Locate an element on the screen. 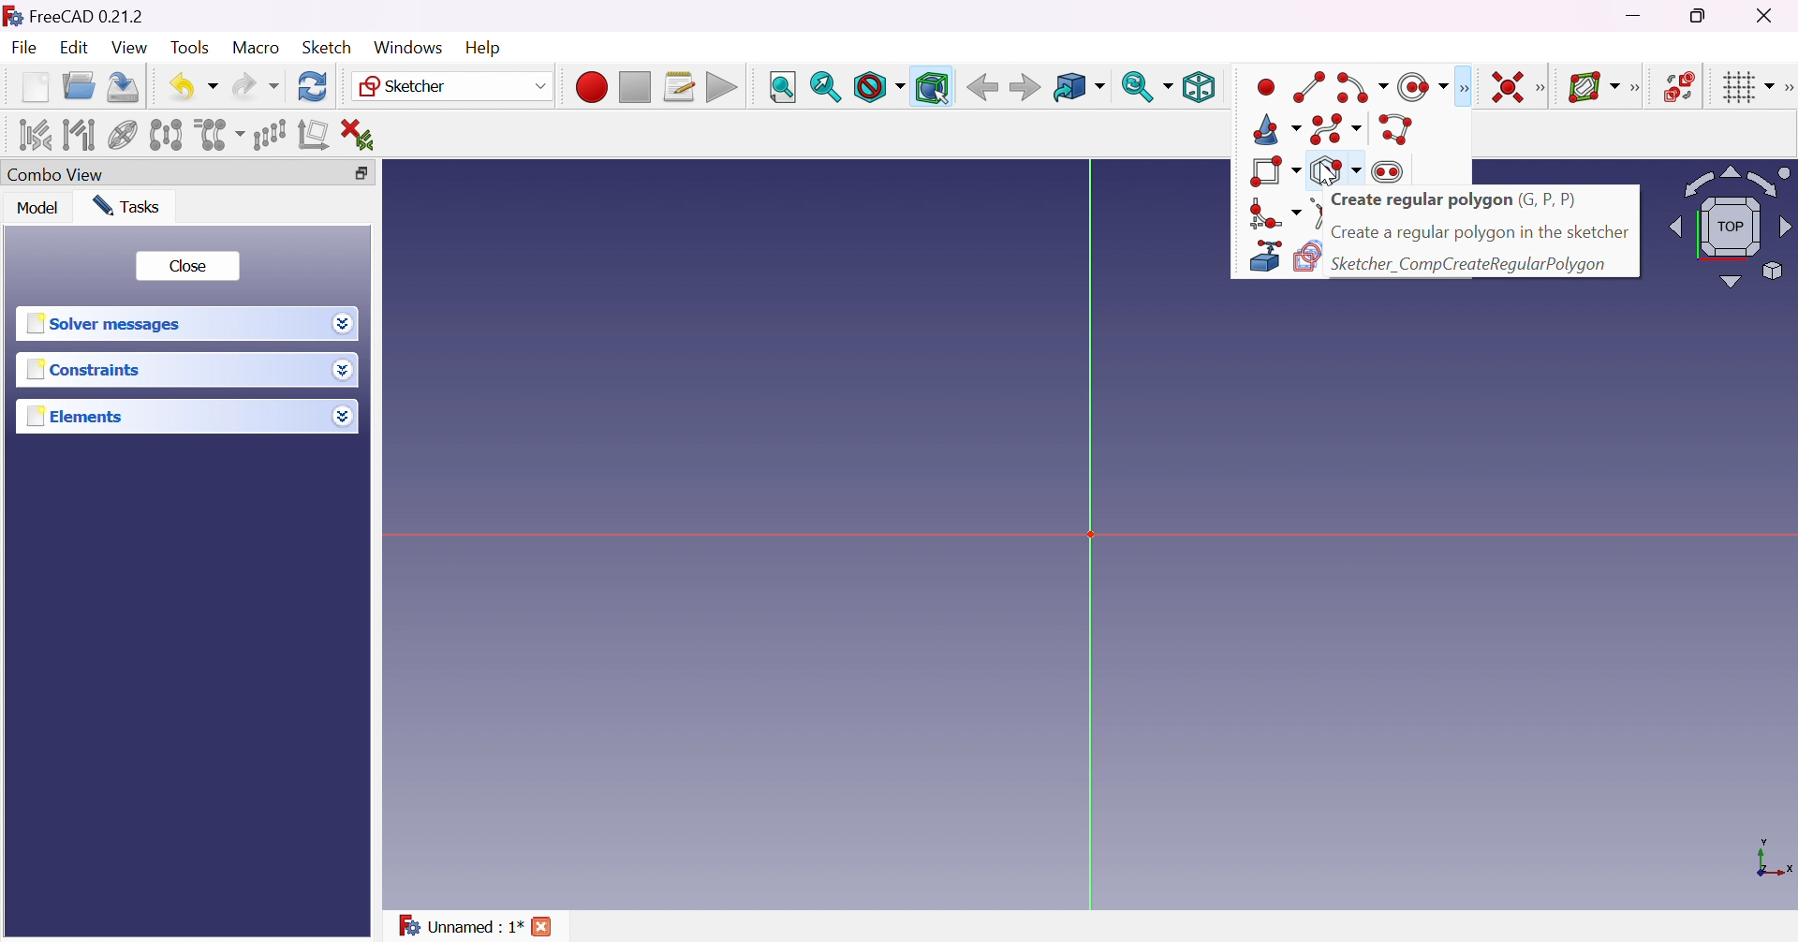  Create conic is located at coordinates (1278, 128).